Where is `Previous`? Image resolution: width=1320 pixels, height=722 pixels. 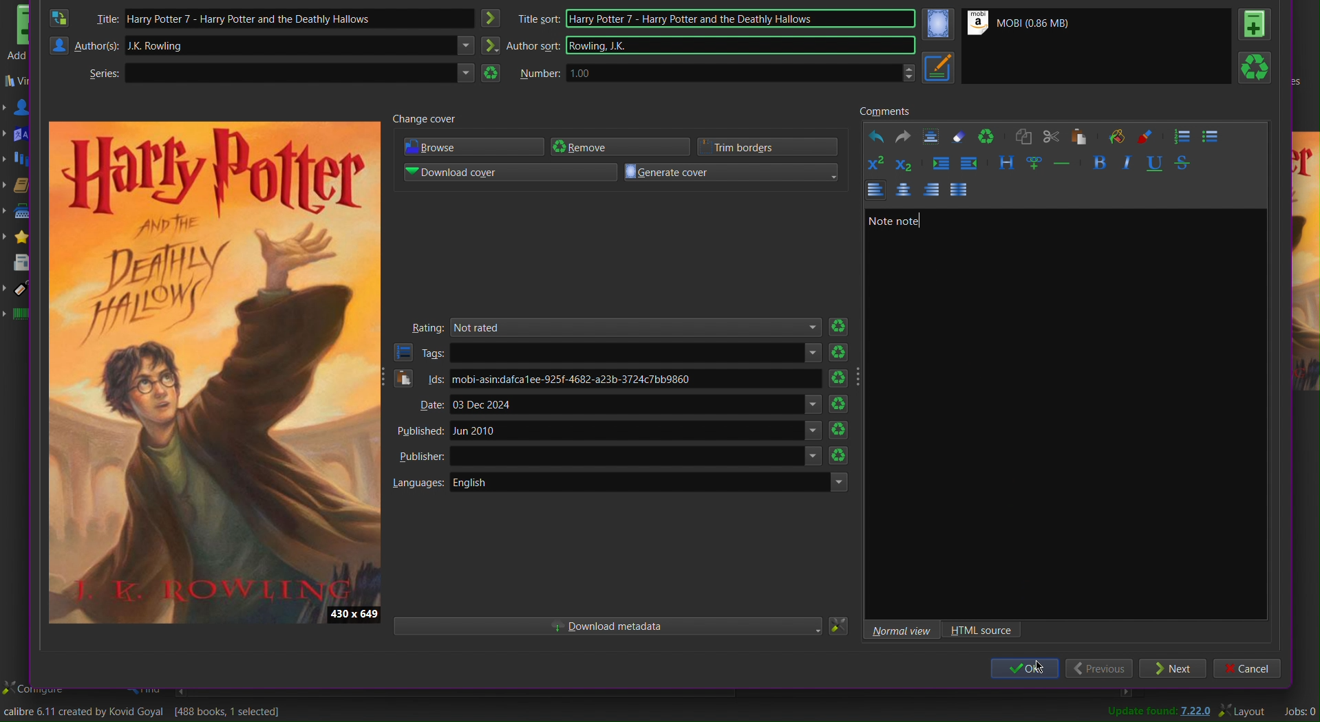
Previous is located at coordinates (1094, 670).